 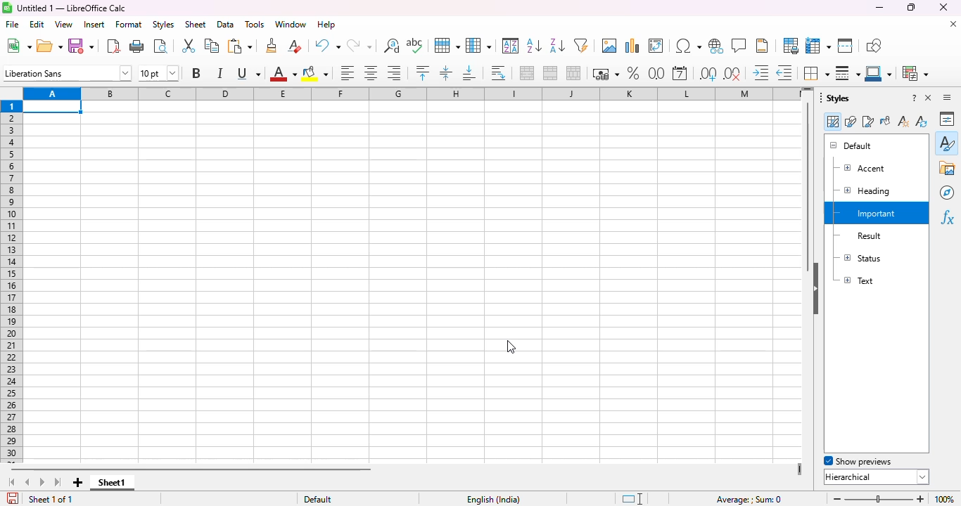 I want to click on background color, so click(x=315, y=73).